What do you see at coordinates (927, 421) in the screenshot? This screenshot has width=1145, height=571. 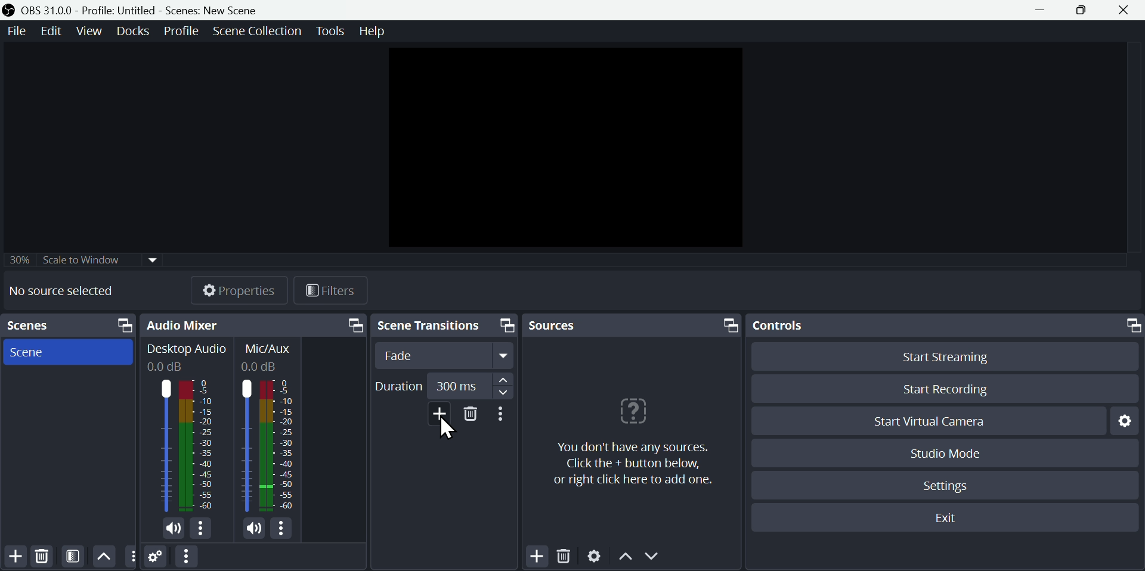 I see `Start virtual camera` at bounding box center [927, 421].